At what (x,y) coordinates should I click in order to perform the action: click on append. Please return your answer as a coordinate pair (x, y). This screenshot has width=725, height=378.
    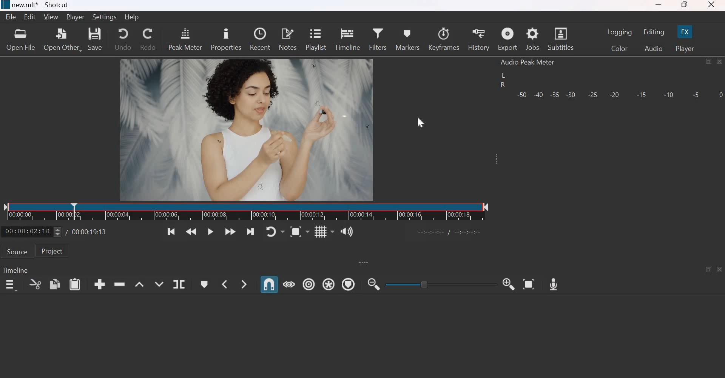
    Looking at the image, I should click on (100, 285).